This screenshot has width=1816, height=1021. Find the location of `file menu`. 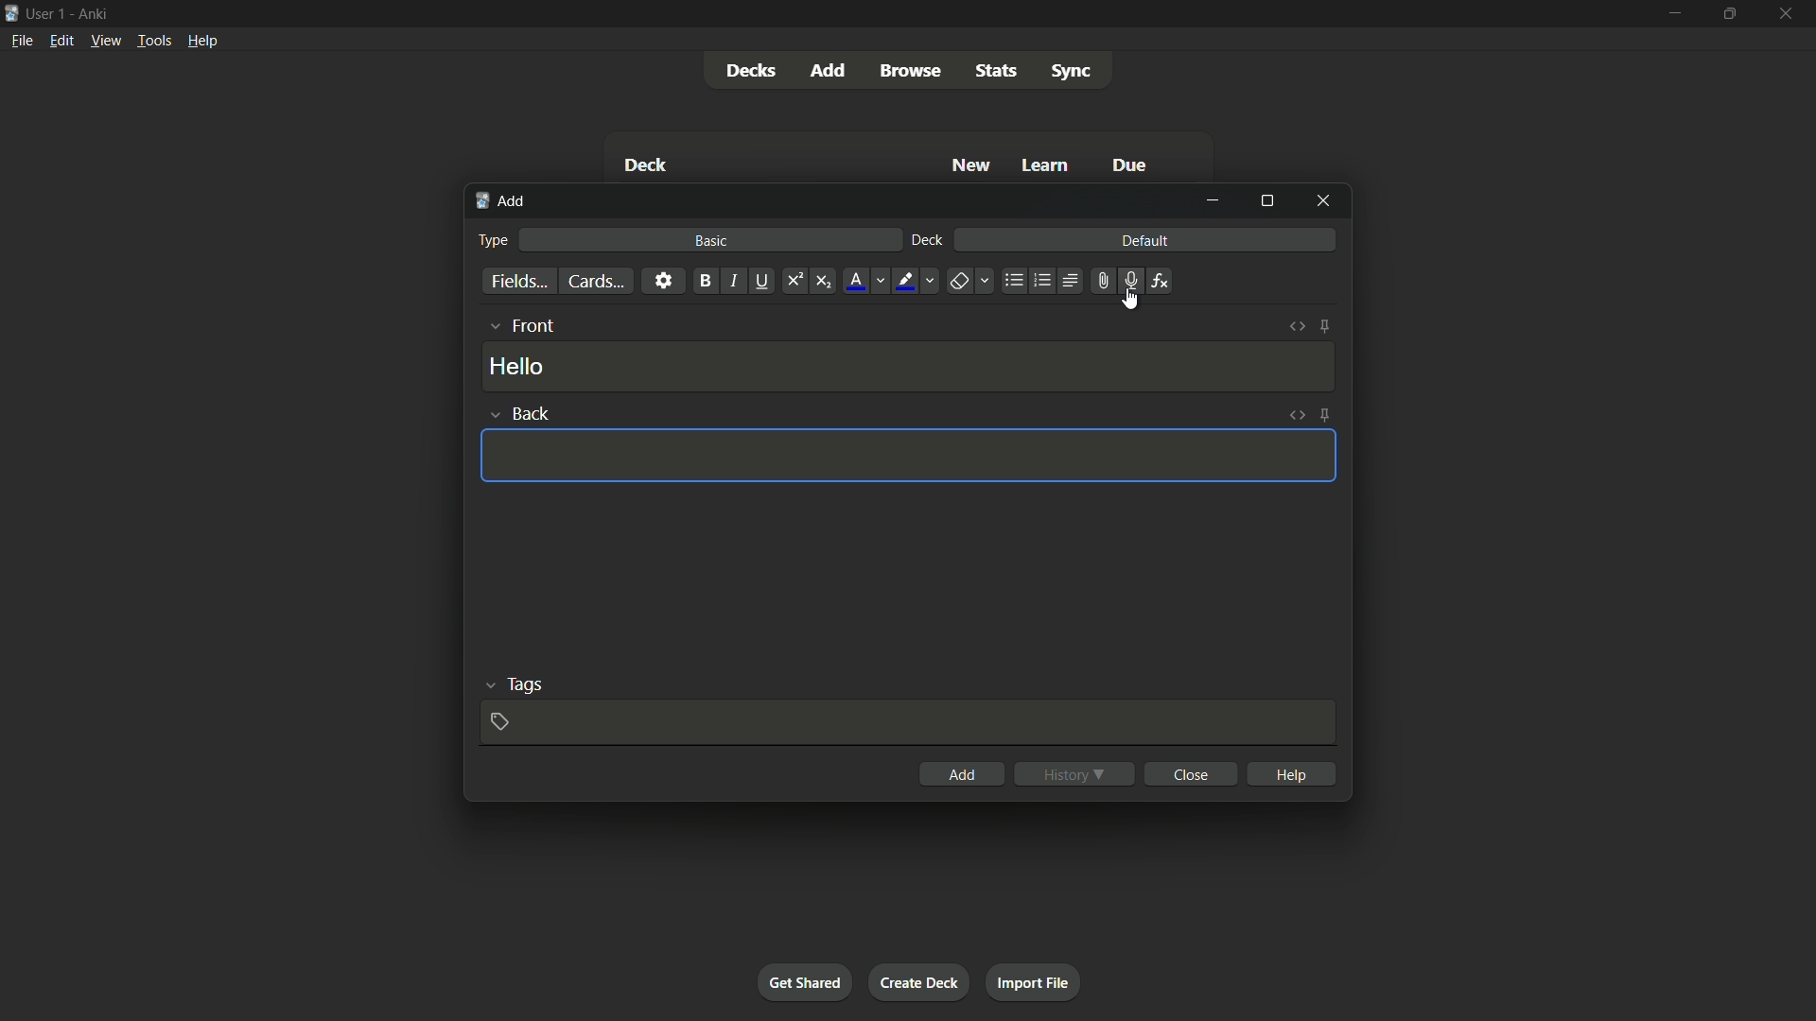

file menu is located at coordinates (23, 41).